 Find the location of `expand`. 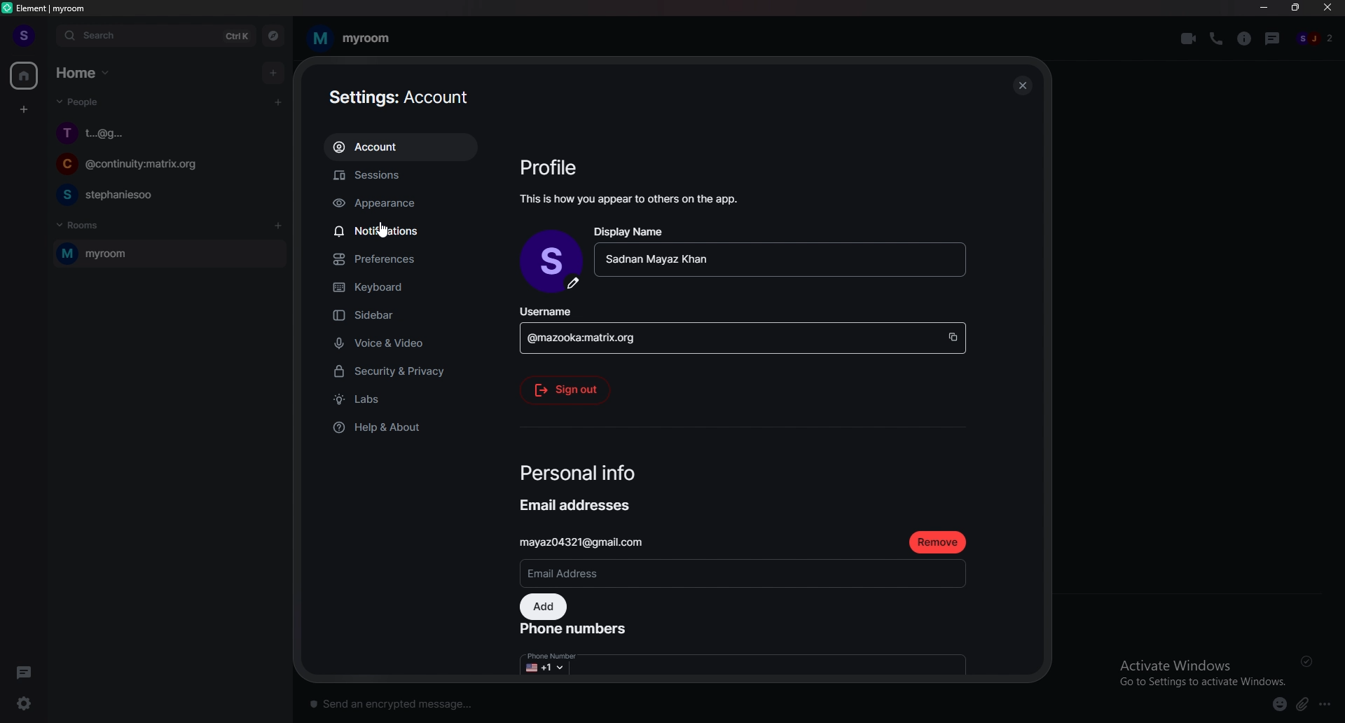

expand is located at coordinates (47, 36).